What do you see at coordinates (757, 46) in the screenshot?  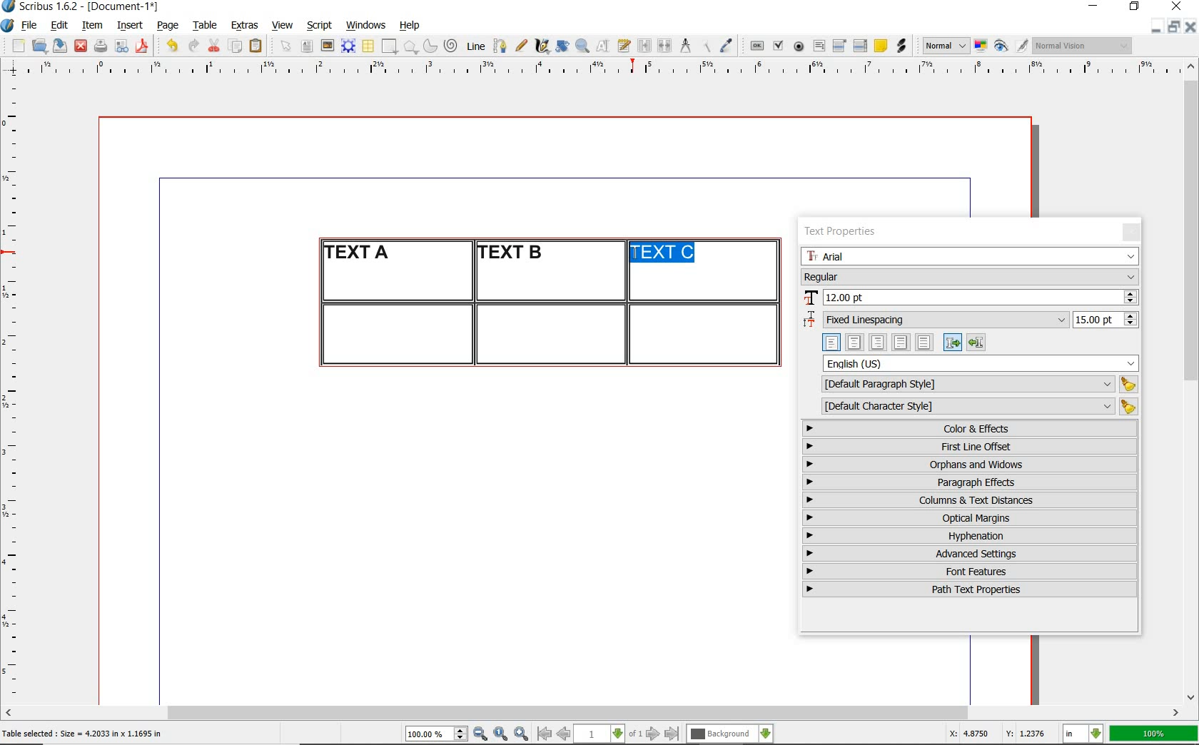 I see `pdf push button` at bounding box center [757, 46].